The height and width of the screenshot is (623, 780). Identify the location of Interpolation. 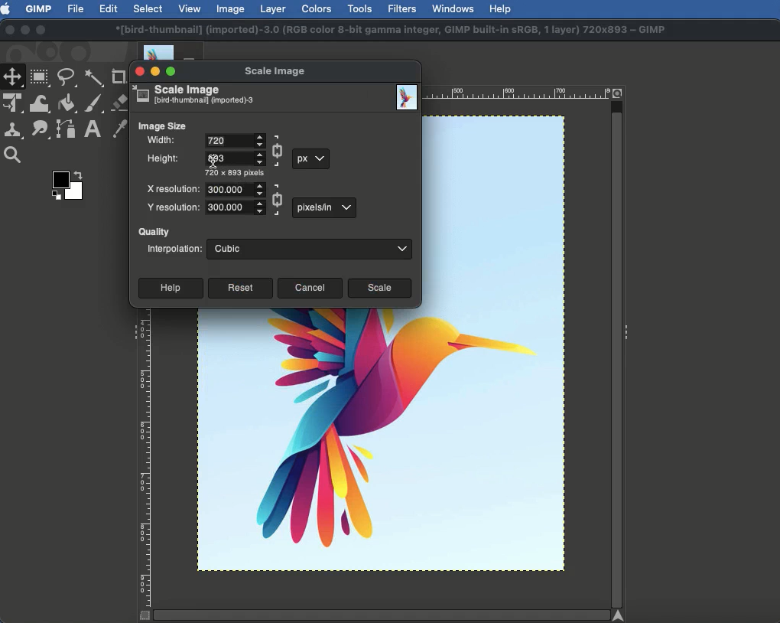
(171, 250).